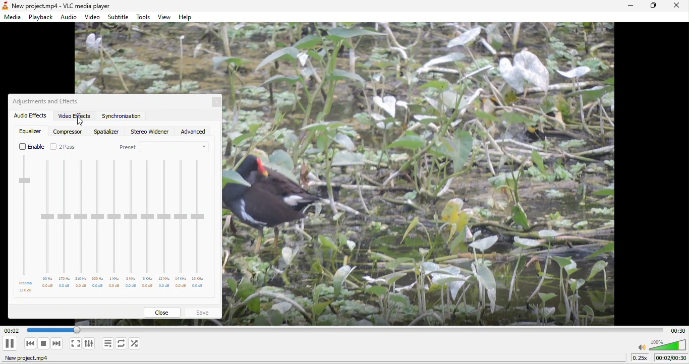 The width and height of the screenshot is (689, 364). What do you see at coordinates (69, 132) in the screenshot?
I see `compressor` at bounding box center [69, 132].